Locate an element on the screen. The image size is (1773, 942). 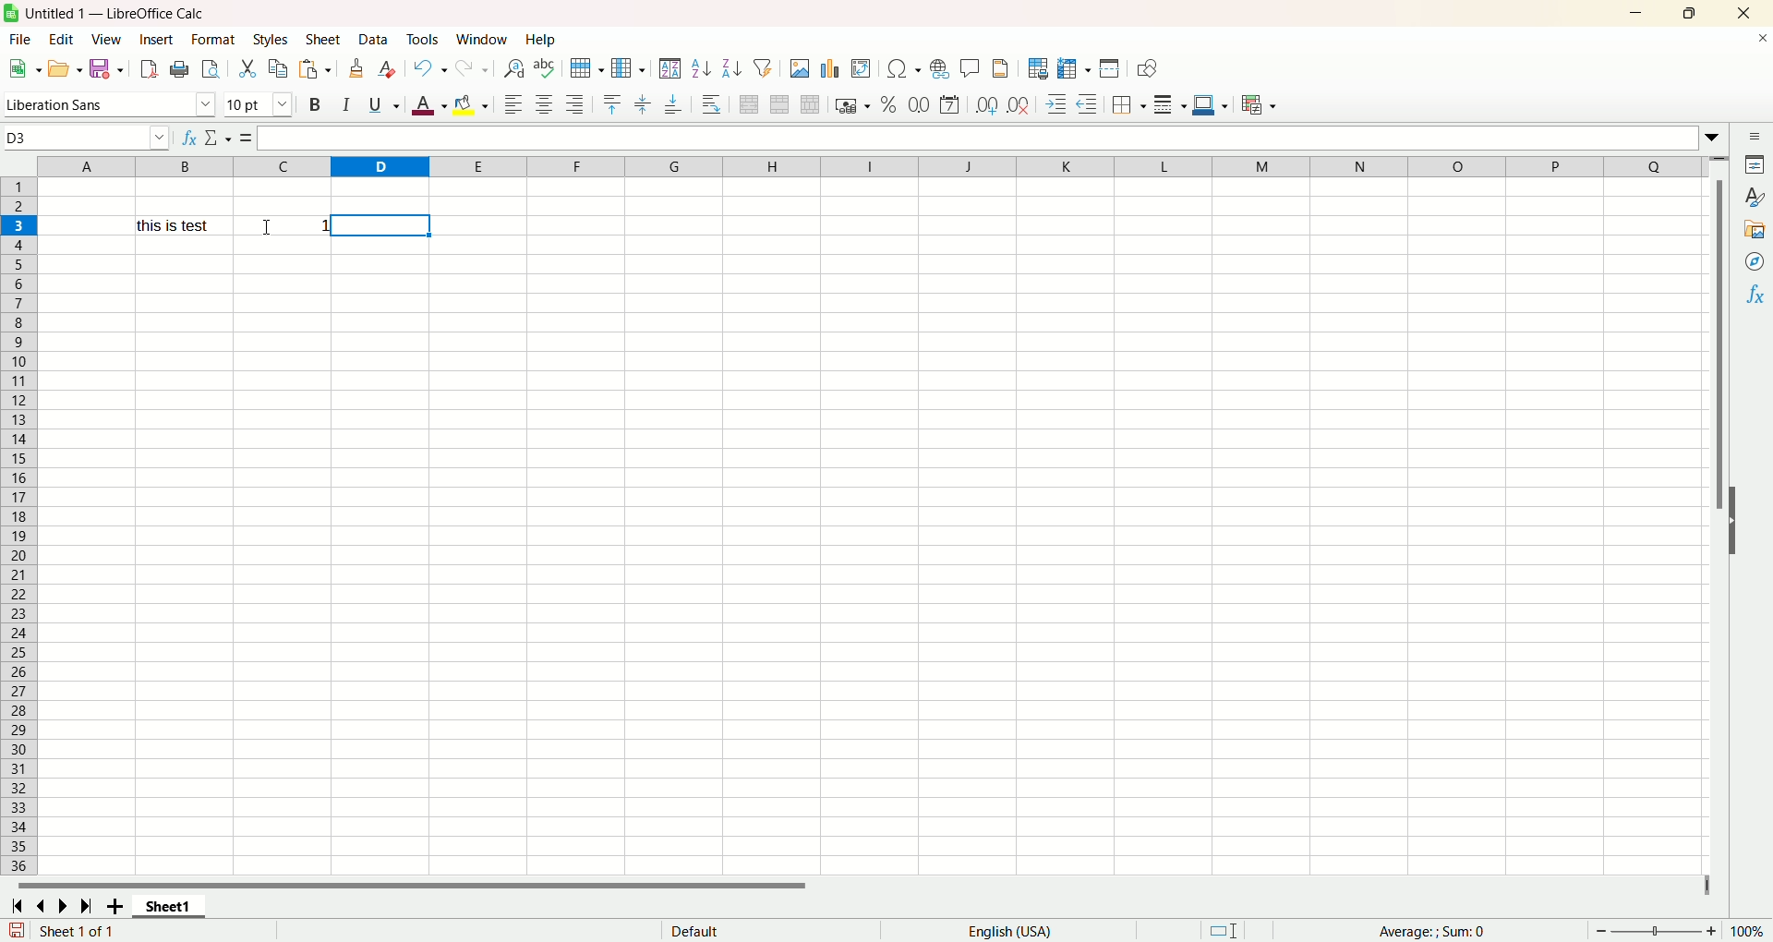
file is located at coordinates (22, 40).